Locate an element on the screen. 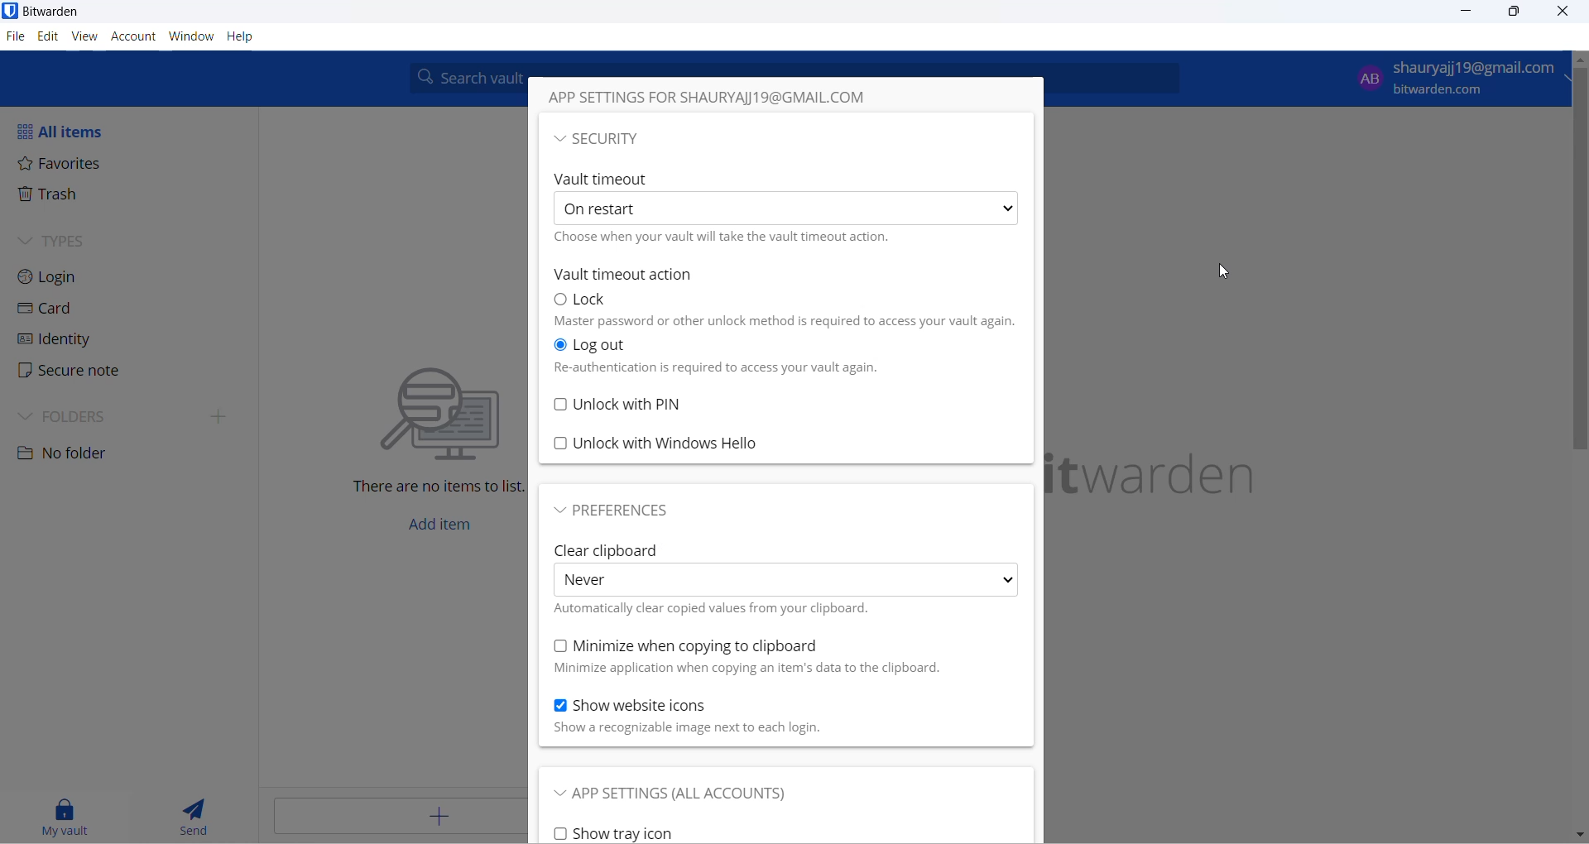 Image resolution: width=1589 pixels, height=844 pixels. clear clipboard options is located at coordinates (778, 579).